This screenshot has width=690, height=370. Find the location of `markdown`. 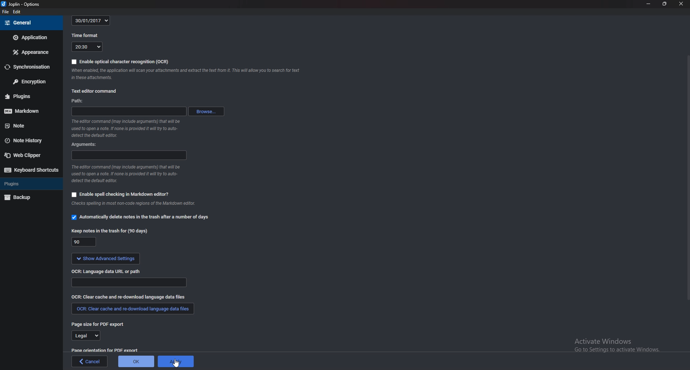

markdown is located at coordinates (30, 111).